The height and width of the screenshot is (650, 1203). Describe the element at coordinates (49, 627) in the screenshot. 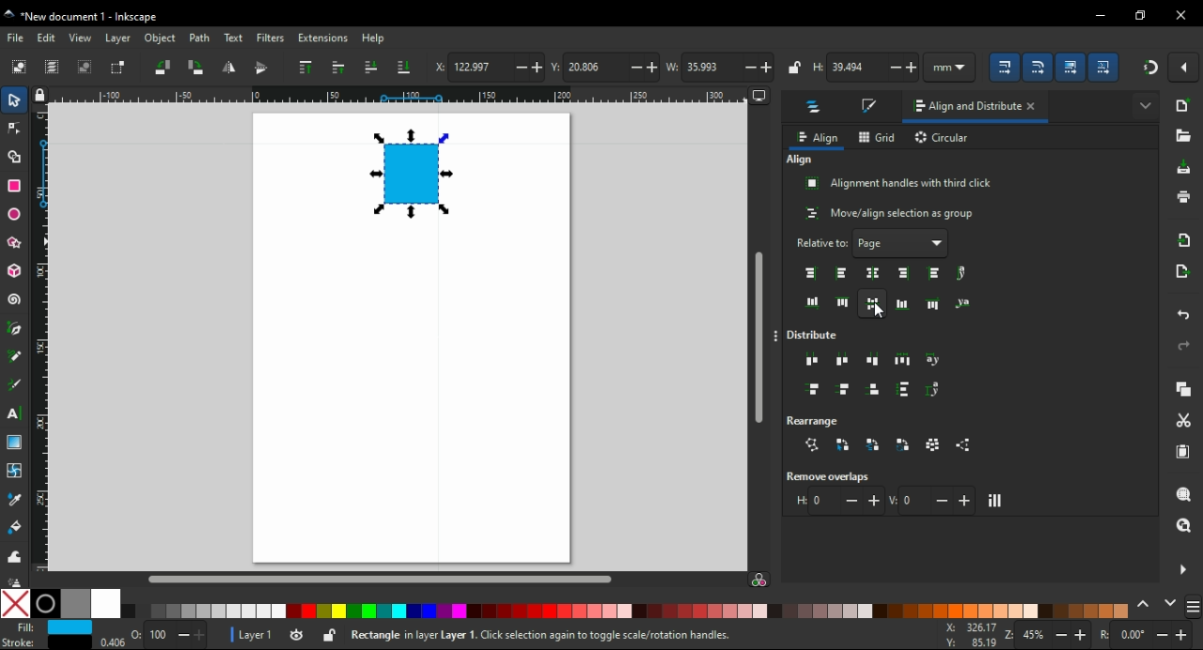

I see `fill color` at that location.